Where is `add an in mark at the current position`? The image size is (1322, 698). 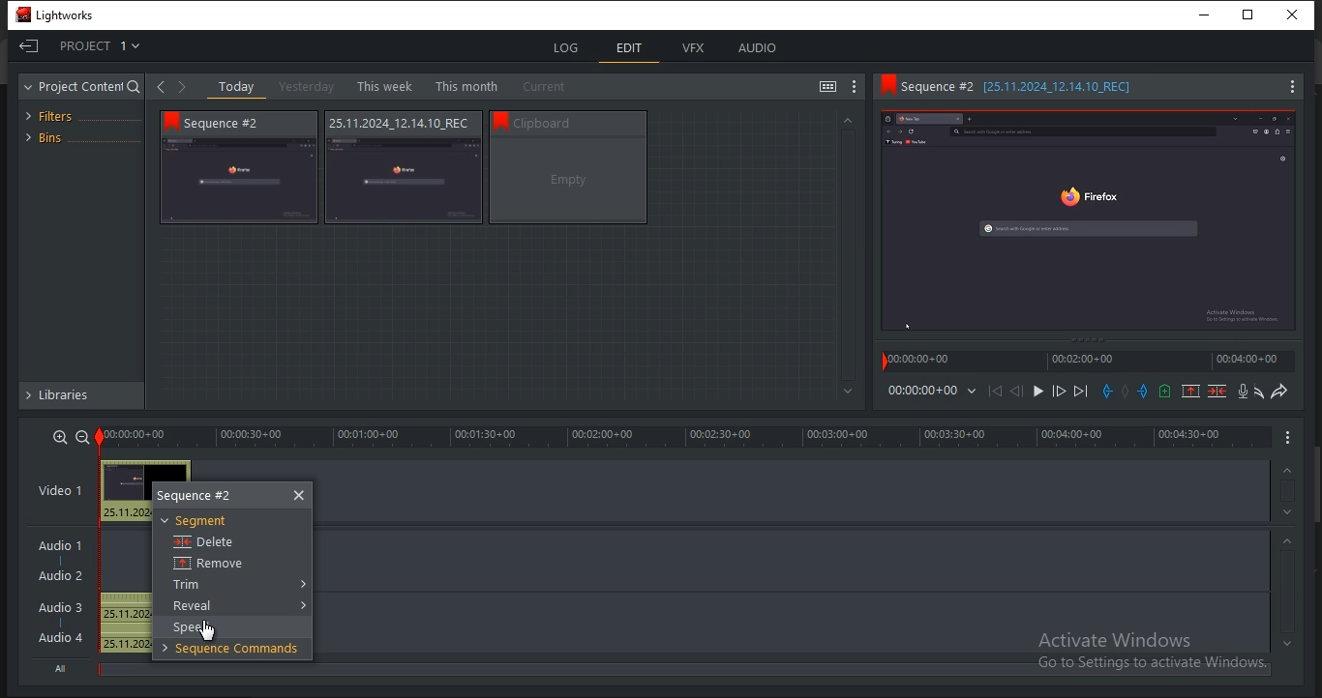
add an in mark at the current position is located at coordinates (1107, 393).